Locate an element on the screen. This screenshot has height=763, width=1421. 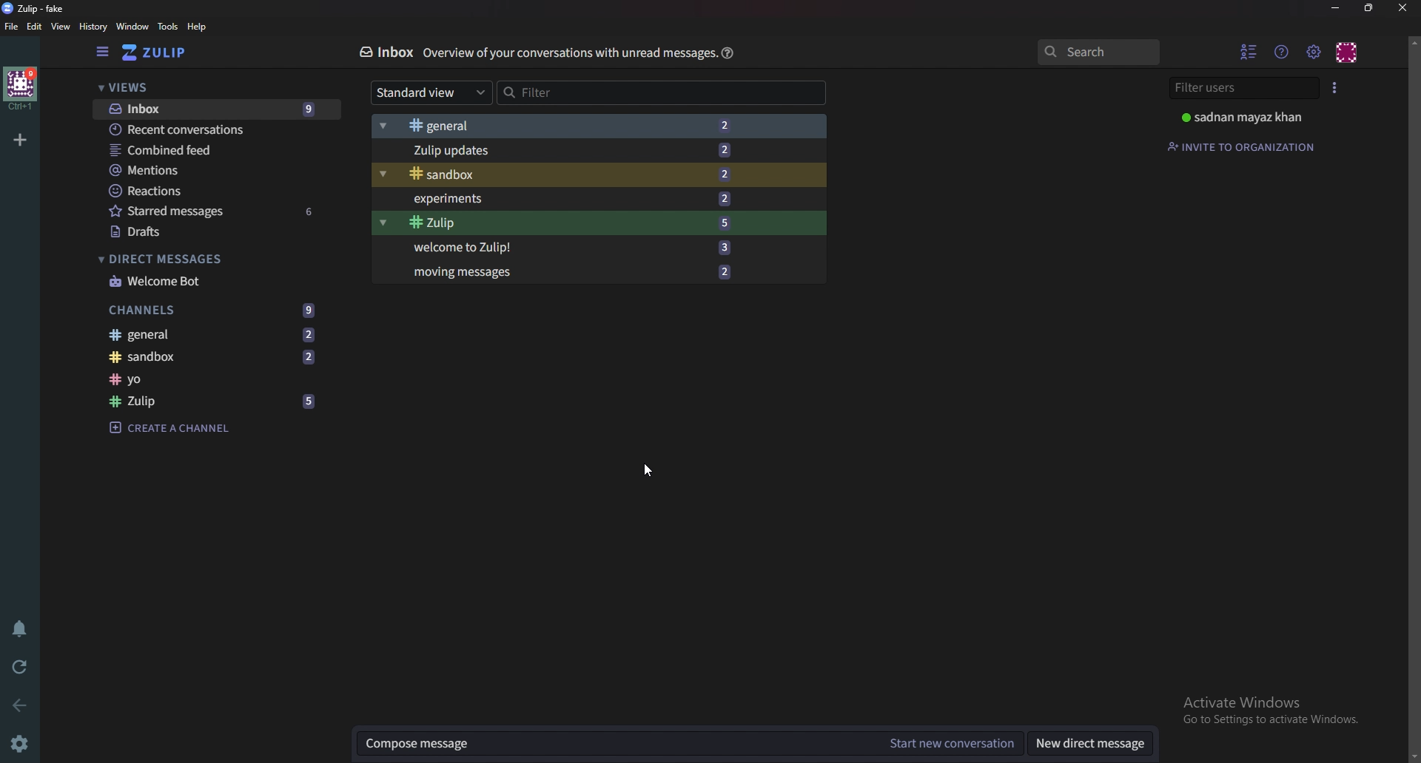
Invite to organization is located at coordinates (1245, 144).